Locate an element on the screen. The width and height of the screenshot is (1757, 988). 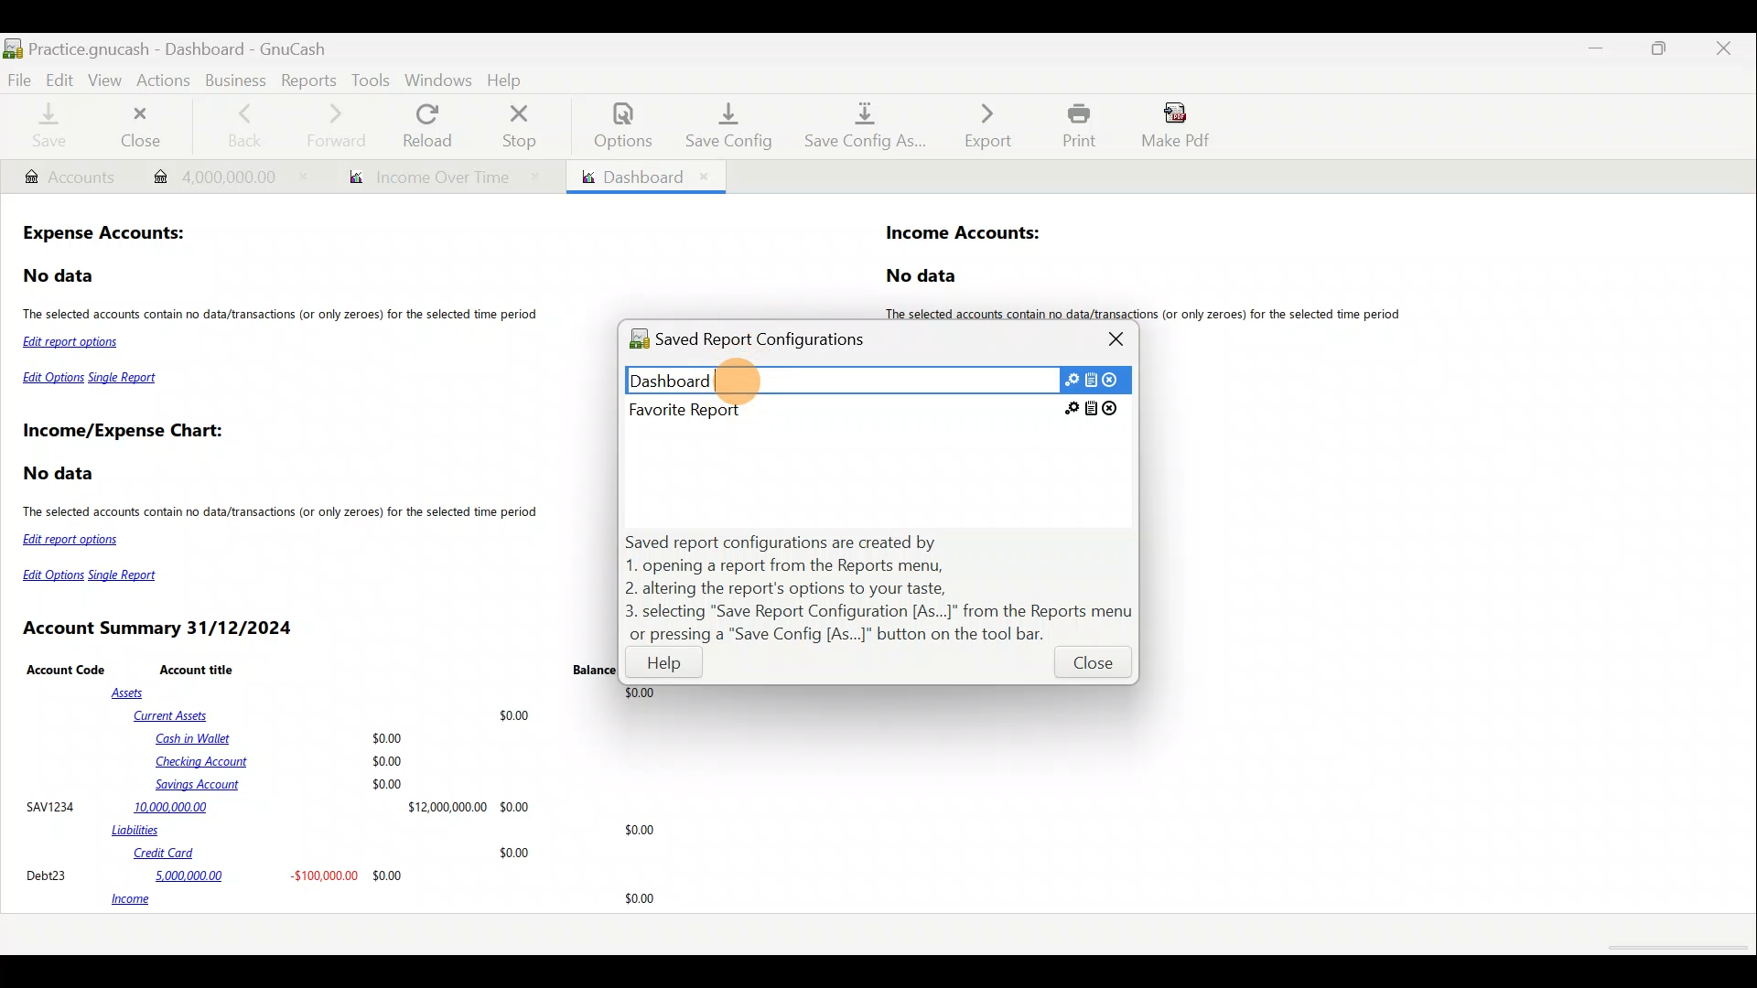
Income/Expense Chart: is located at coordinates (123, 433).